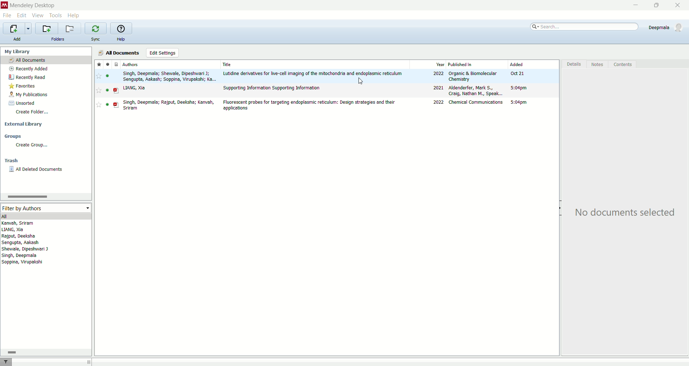 This screenshot has height=366, width=689. Describe the element at coordinates (163, 53) in the screenshot. I see `edit settings` at that location.